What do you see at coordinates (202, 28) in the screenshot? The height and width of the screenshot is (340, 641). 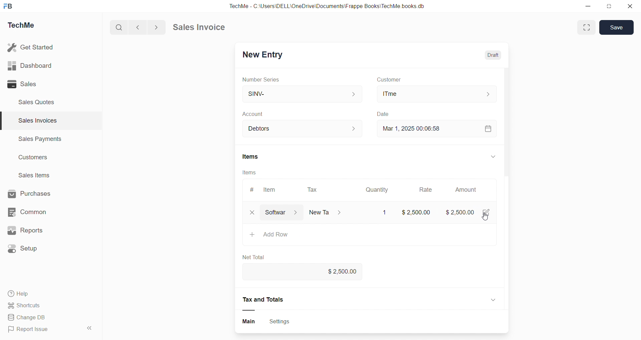 I see `Sales Invoice` at bounding box center [202, 28].